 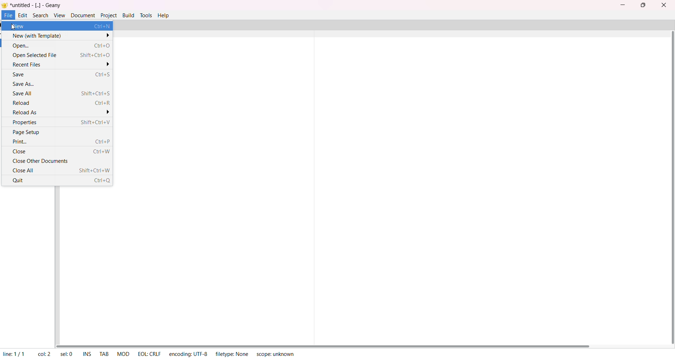 What do you see at coordinates (275, 354) in the screenshot?
I see `scope: unknown` at bounding box center [275, 354].